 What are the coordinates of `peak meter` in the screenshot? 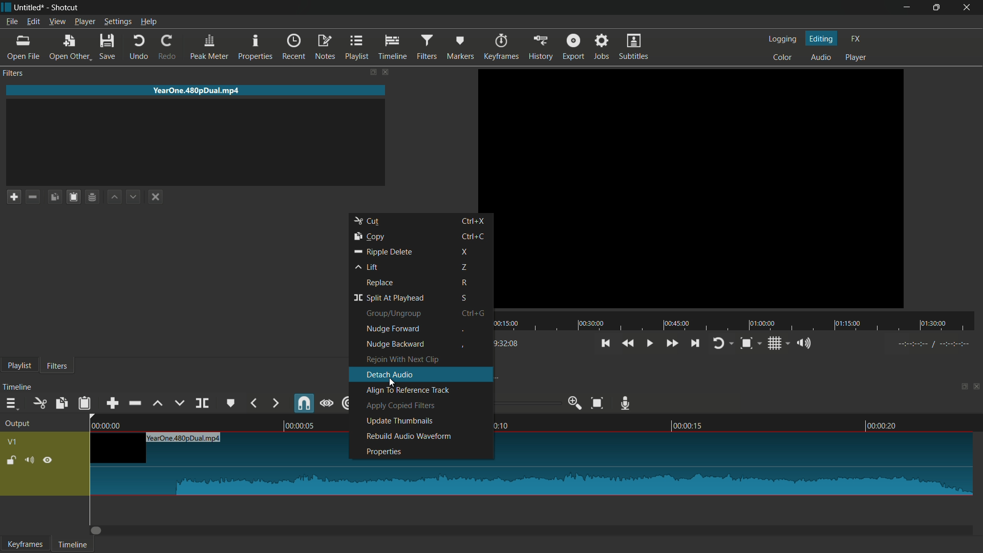 It's located at (209, 47).